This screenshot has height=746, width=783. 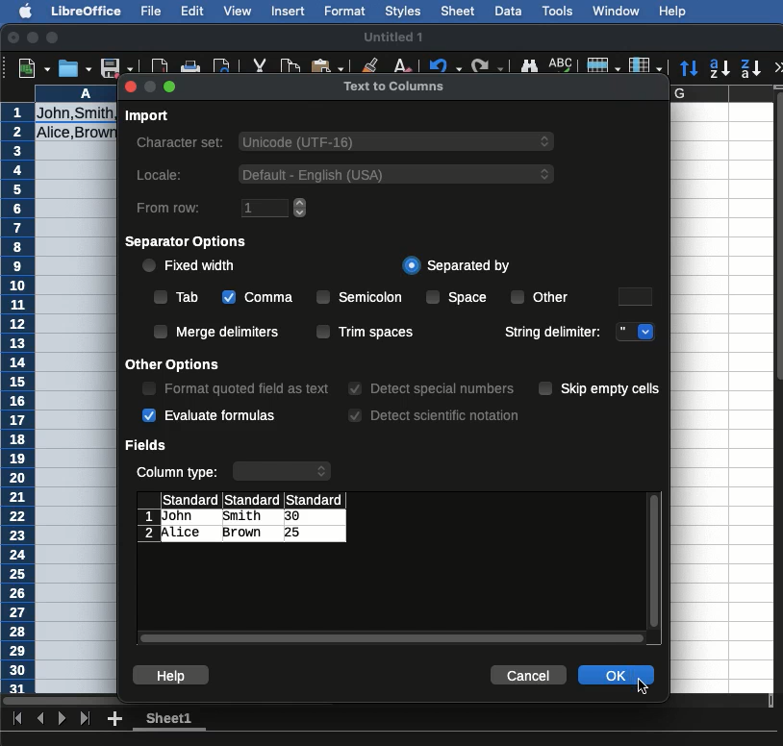 What do you see at coordinates (171, 87) in the screenshot?
I see `maximize` at bounding box center [171, 87].